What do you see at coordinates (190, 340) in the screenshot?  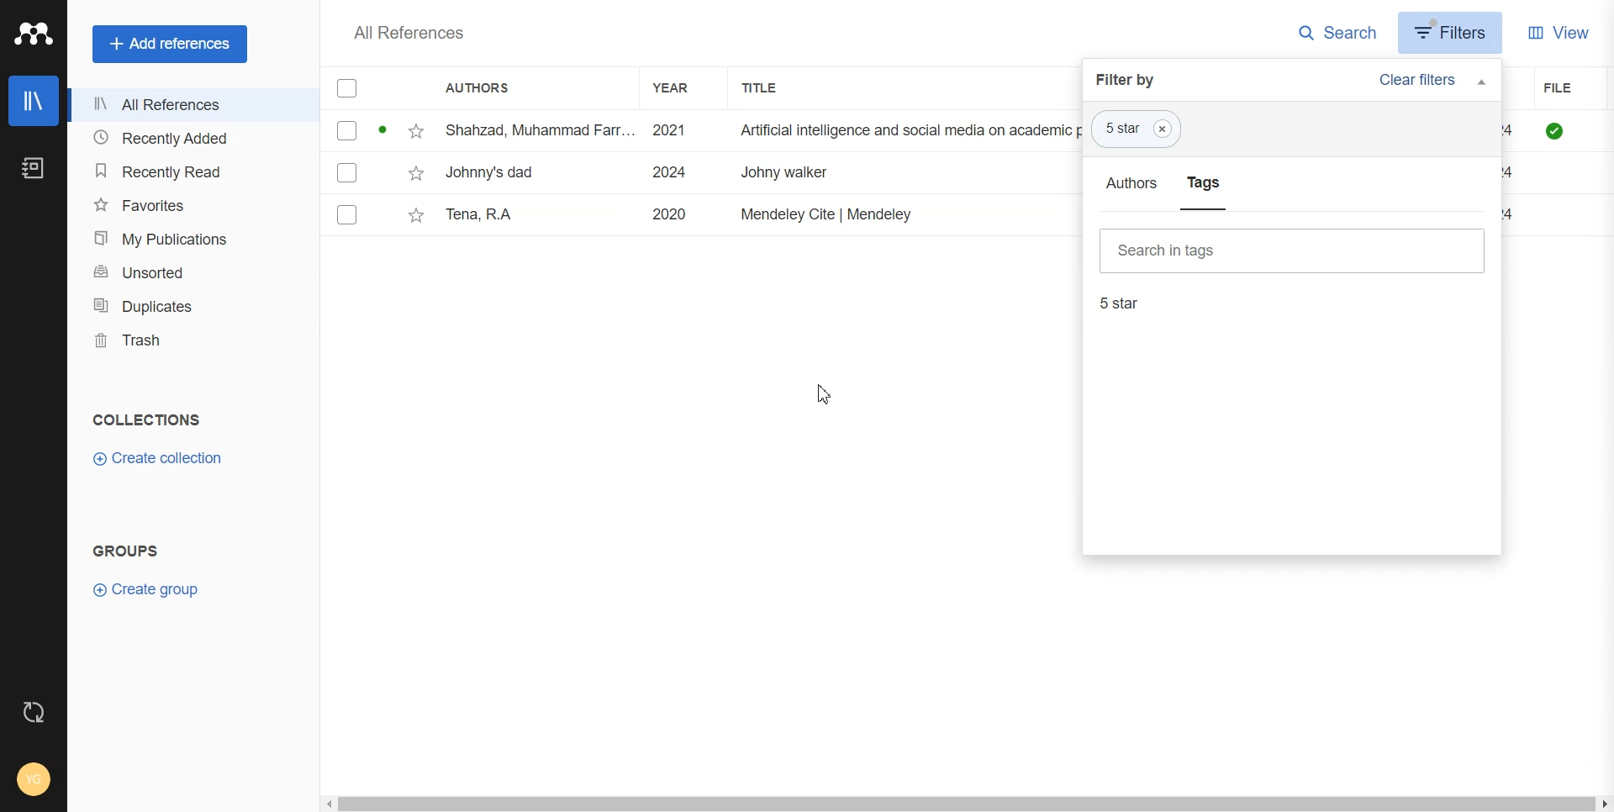 I see `Trash` at bounding box center [190, 340].